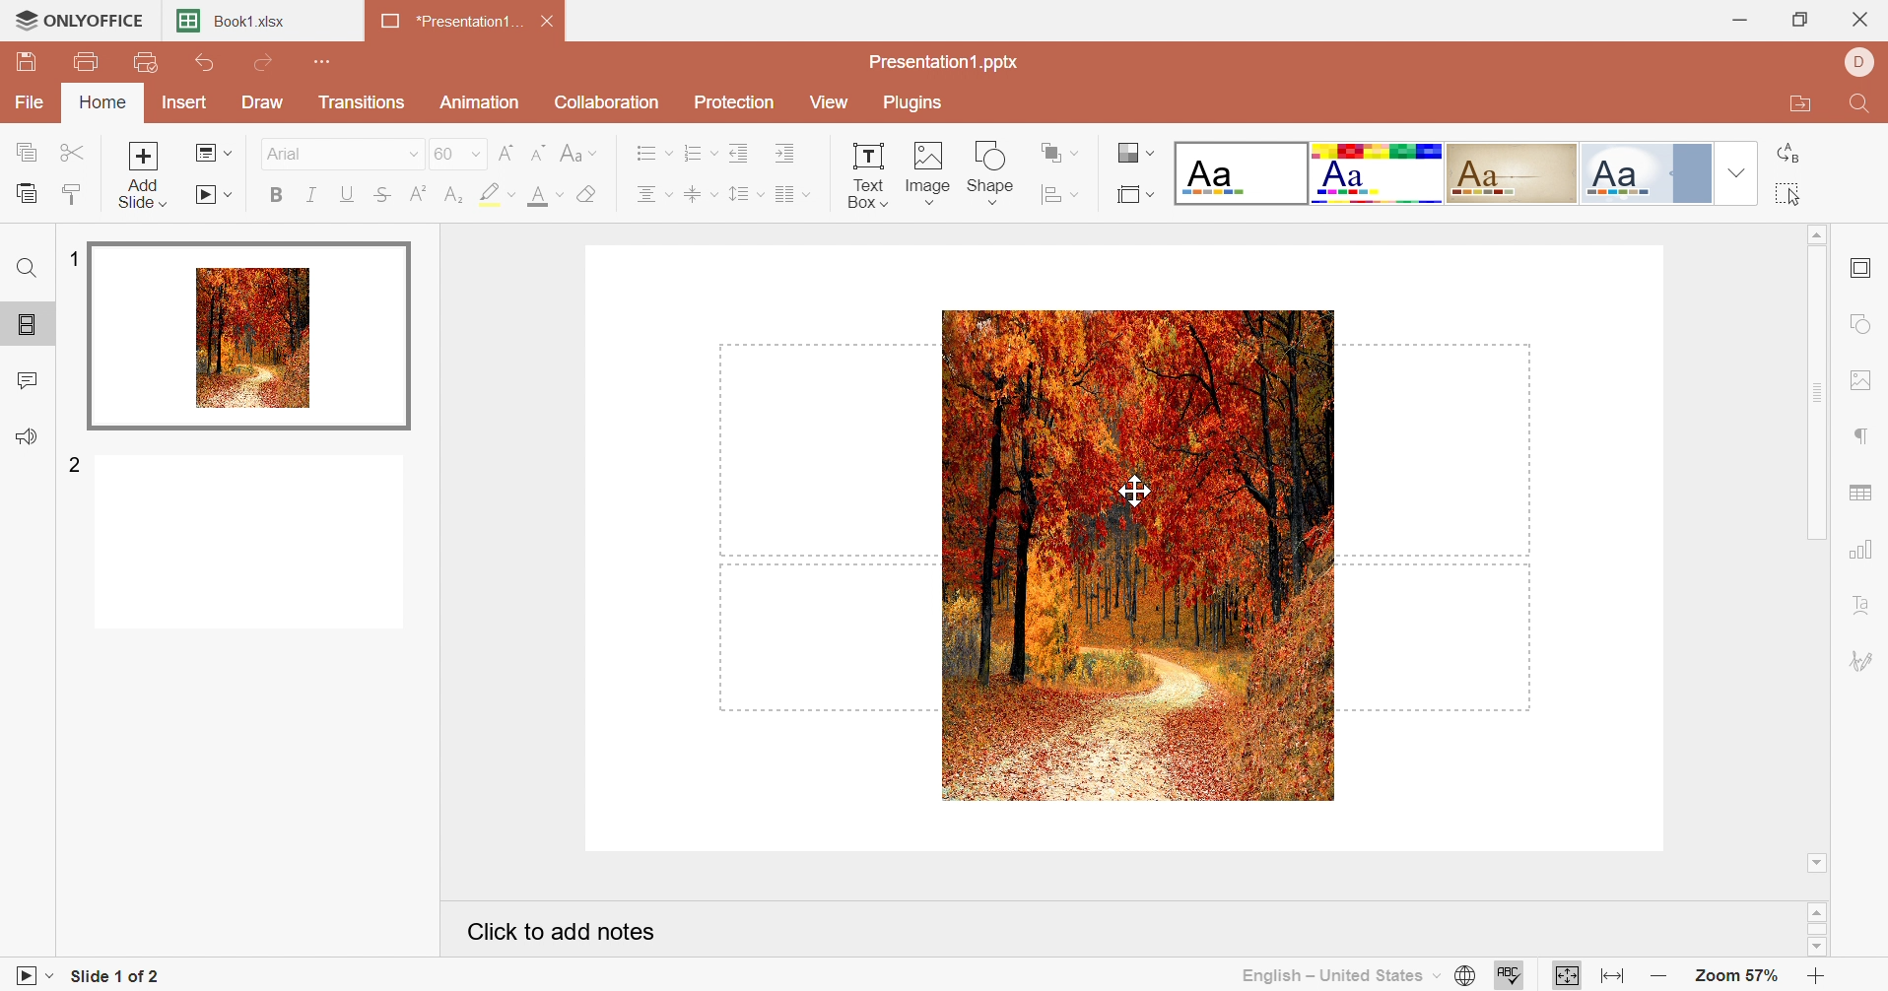 The image size is (1888, 991). Describe the element at coordinates (1339, 976) in the screenshot. I see `English - United States` at that location.